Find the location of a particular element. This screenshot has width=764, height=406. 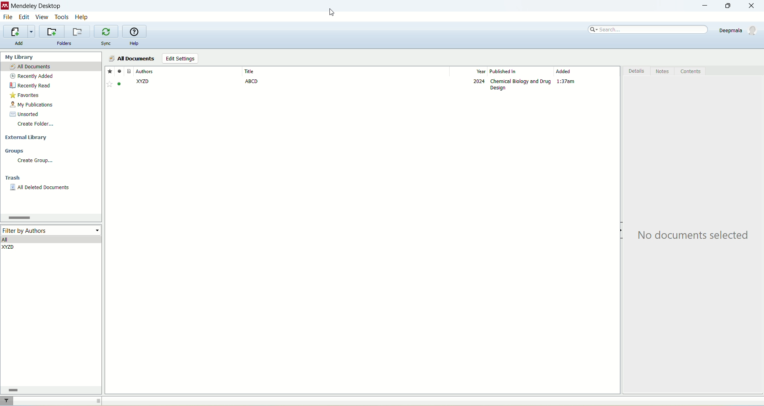

edit settings is located at coordinates (180, 59).